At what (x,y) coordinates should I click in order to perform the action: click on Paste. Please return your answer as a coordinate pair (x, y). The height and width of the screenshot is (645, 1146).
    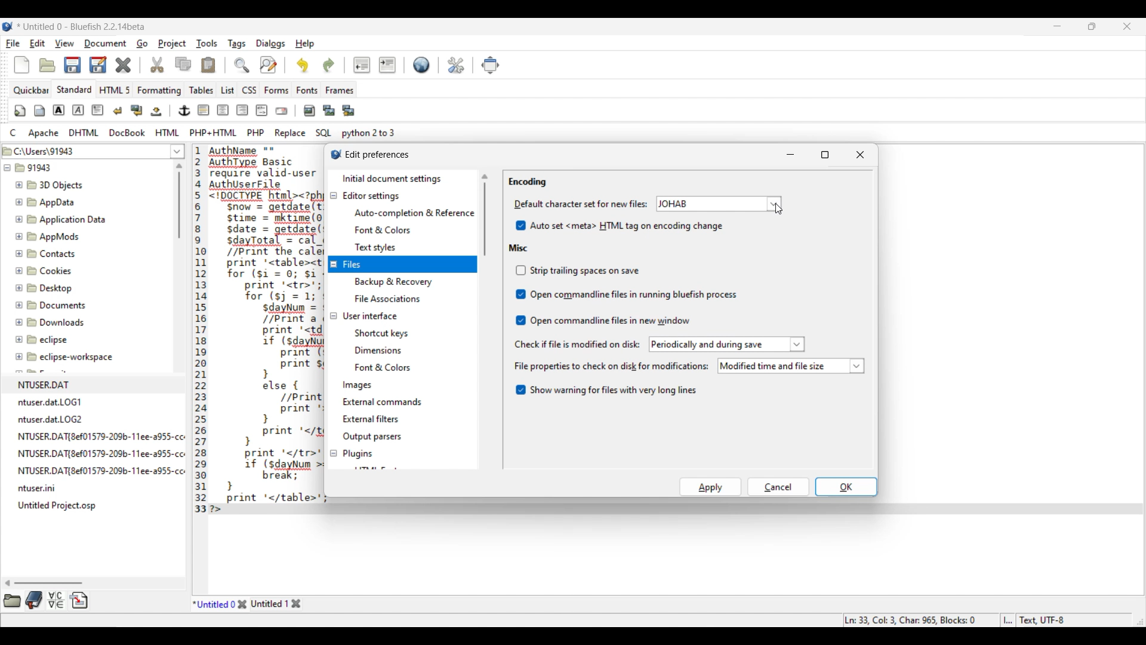
    Looking at the image, I should click on (208, 64).